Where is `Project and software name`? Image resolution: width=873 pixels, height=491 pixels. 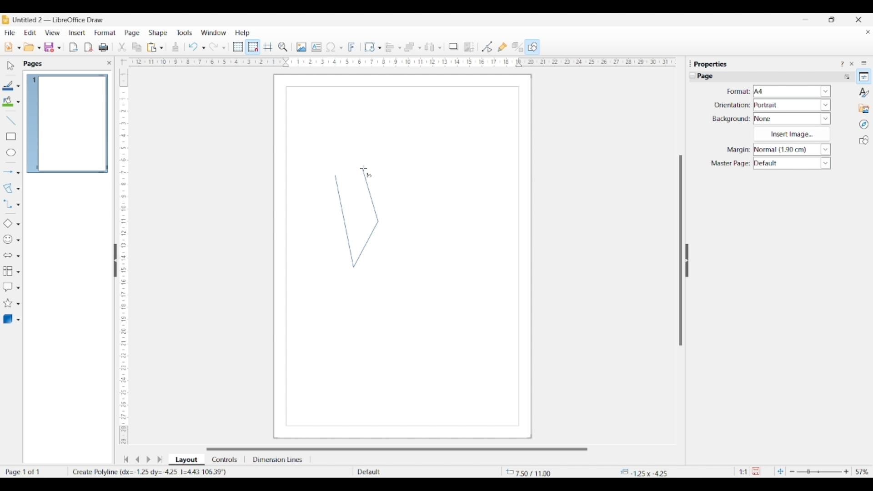 Project and software name is located at coordinates (59, 20).